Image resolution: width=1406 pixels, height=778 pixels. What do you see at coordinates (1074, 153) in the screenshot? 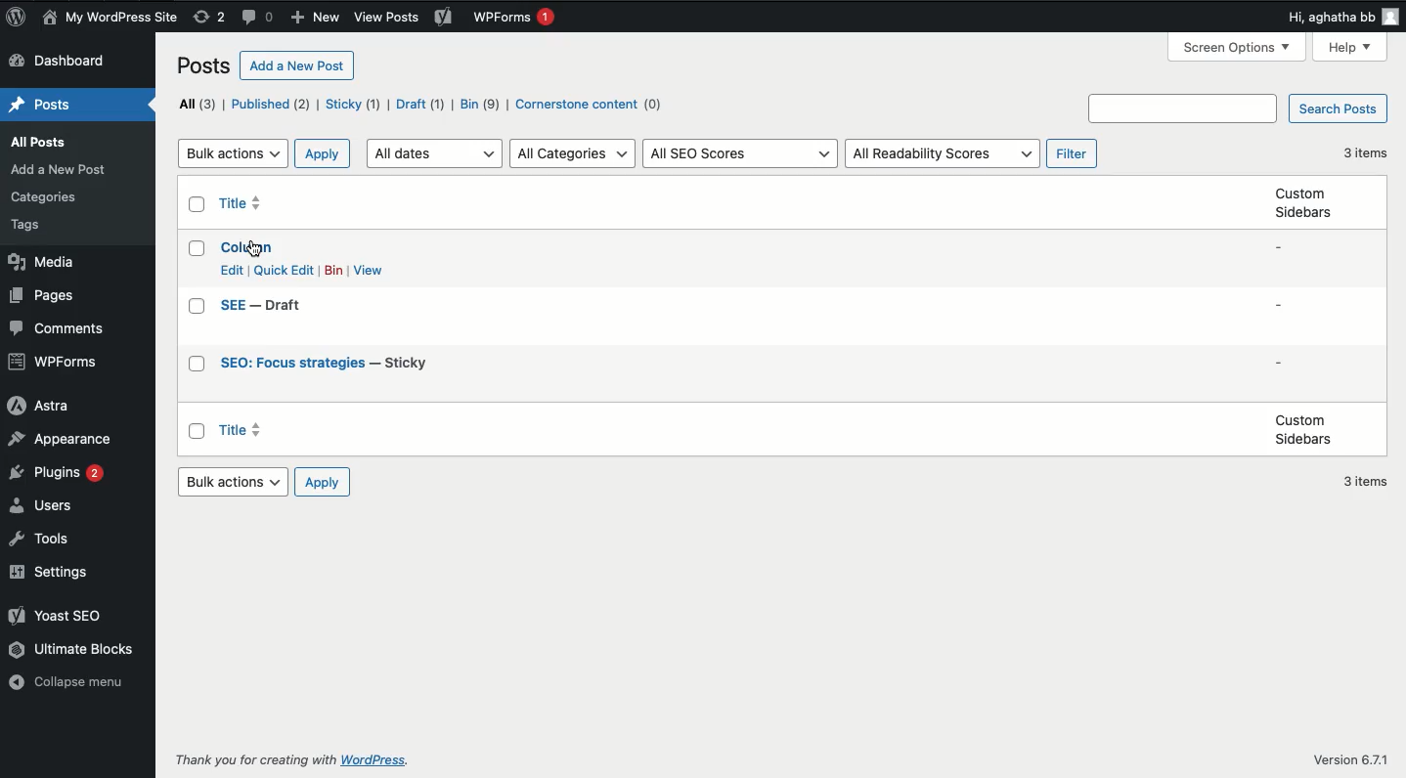
I see `Filter` at bounding box center [1074, 153].